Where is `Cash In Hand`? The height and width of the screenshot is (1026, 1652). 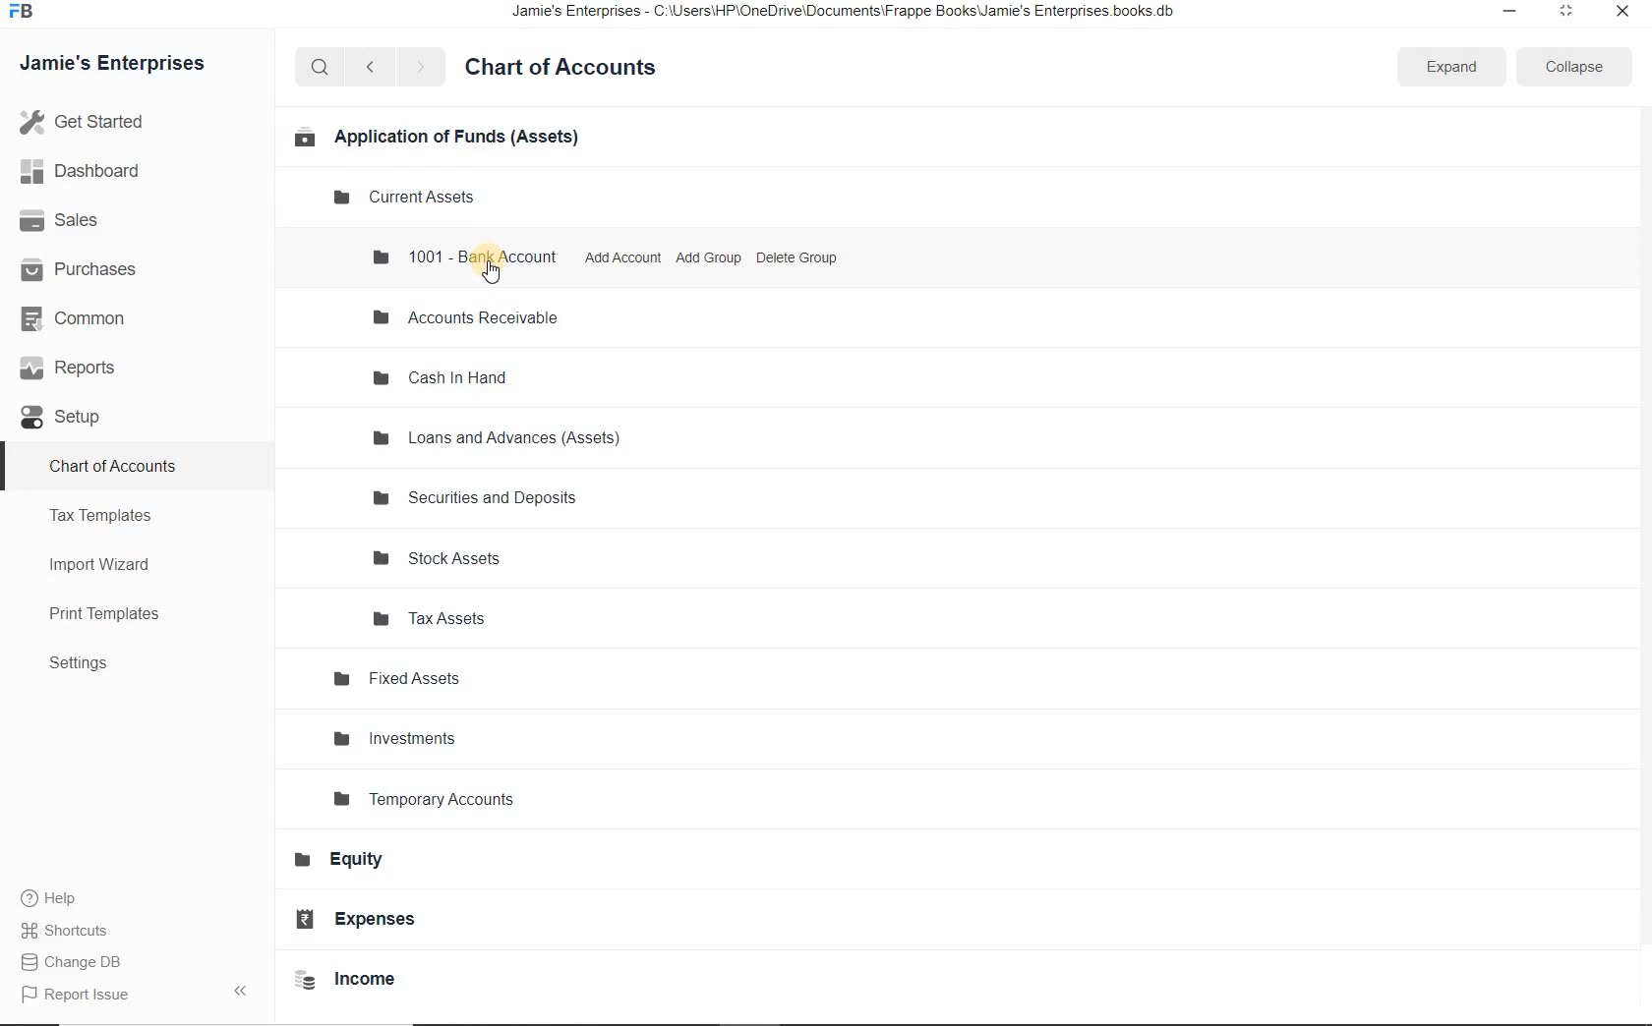 Cash In Hand is located at coordinates (449, 377).